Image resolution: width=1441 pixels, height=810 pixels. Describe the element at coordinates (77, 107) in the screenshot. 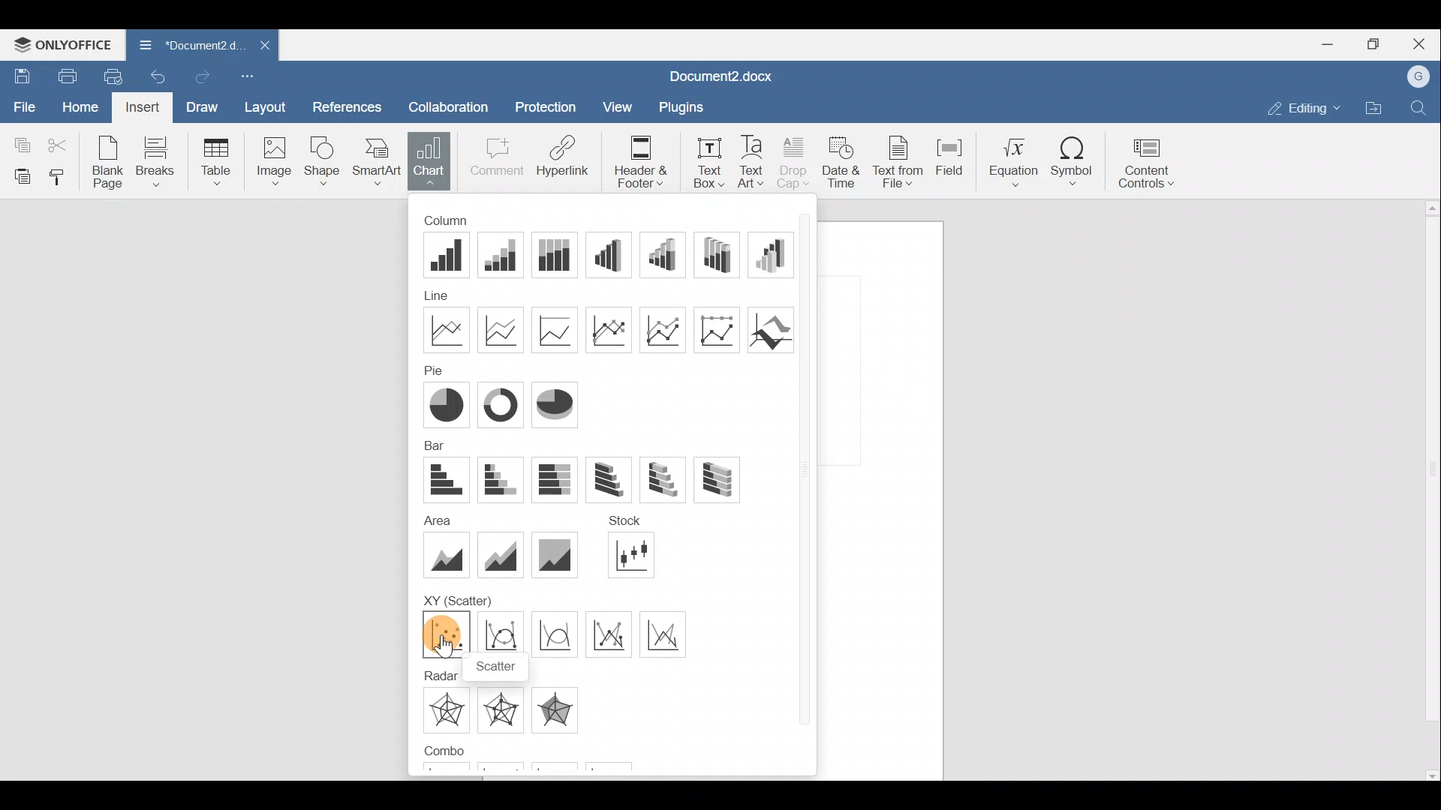

I see `Home` at that location.